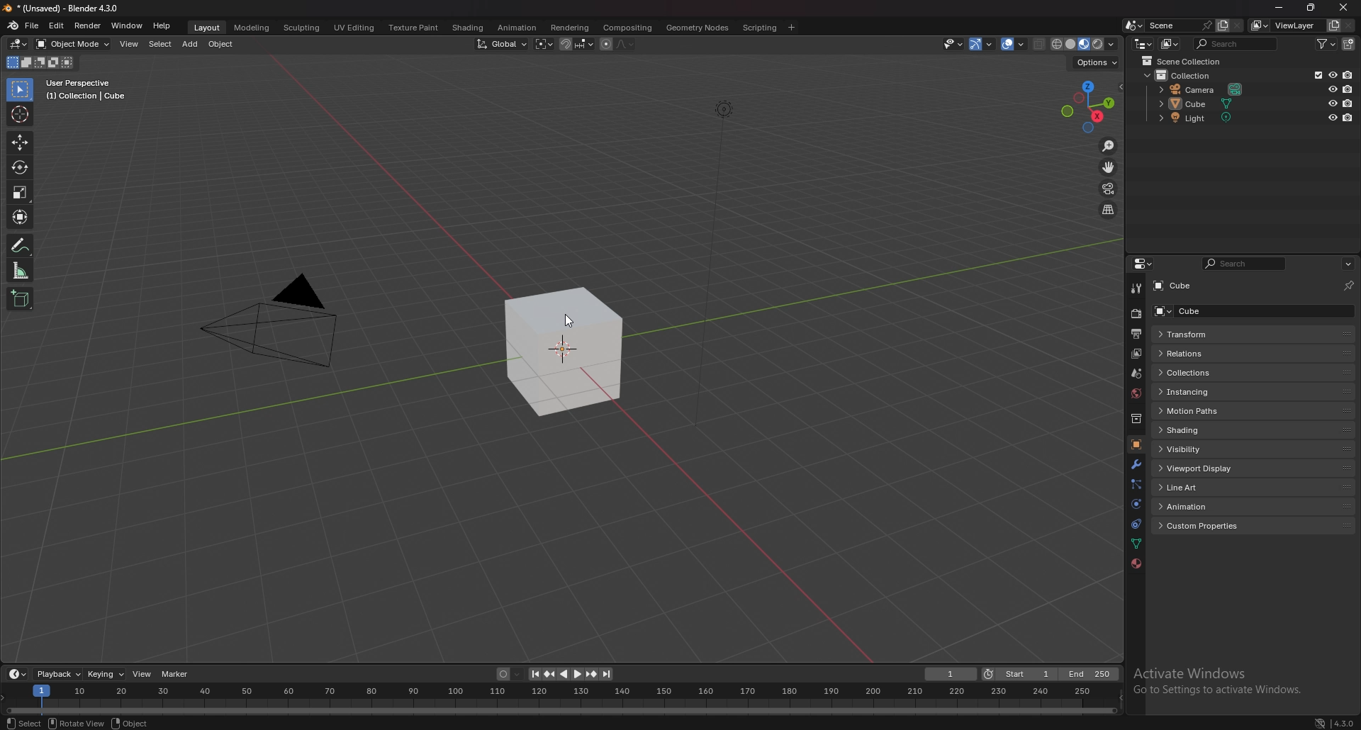 This screenshot has height=730, width=1361. Describe the element at coordinates (571, 28) in the screenshot. I see `rendering` at that location.